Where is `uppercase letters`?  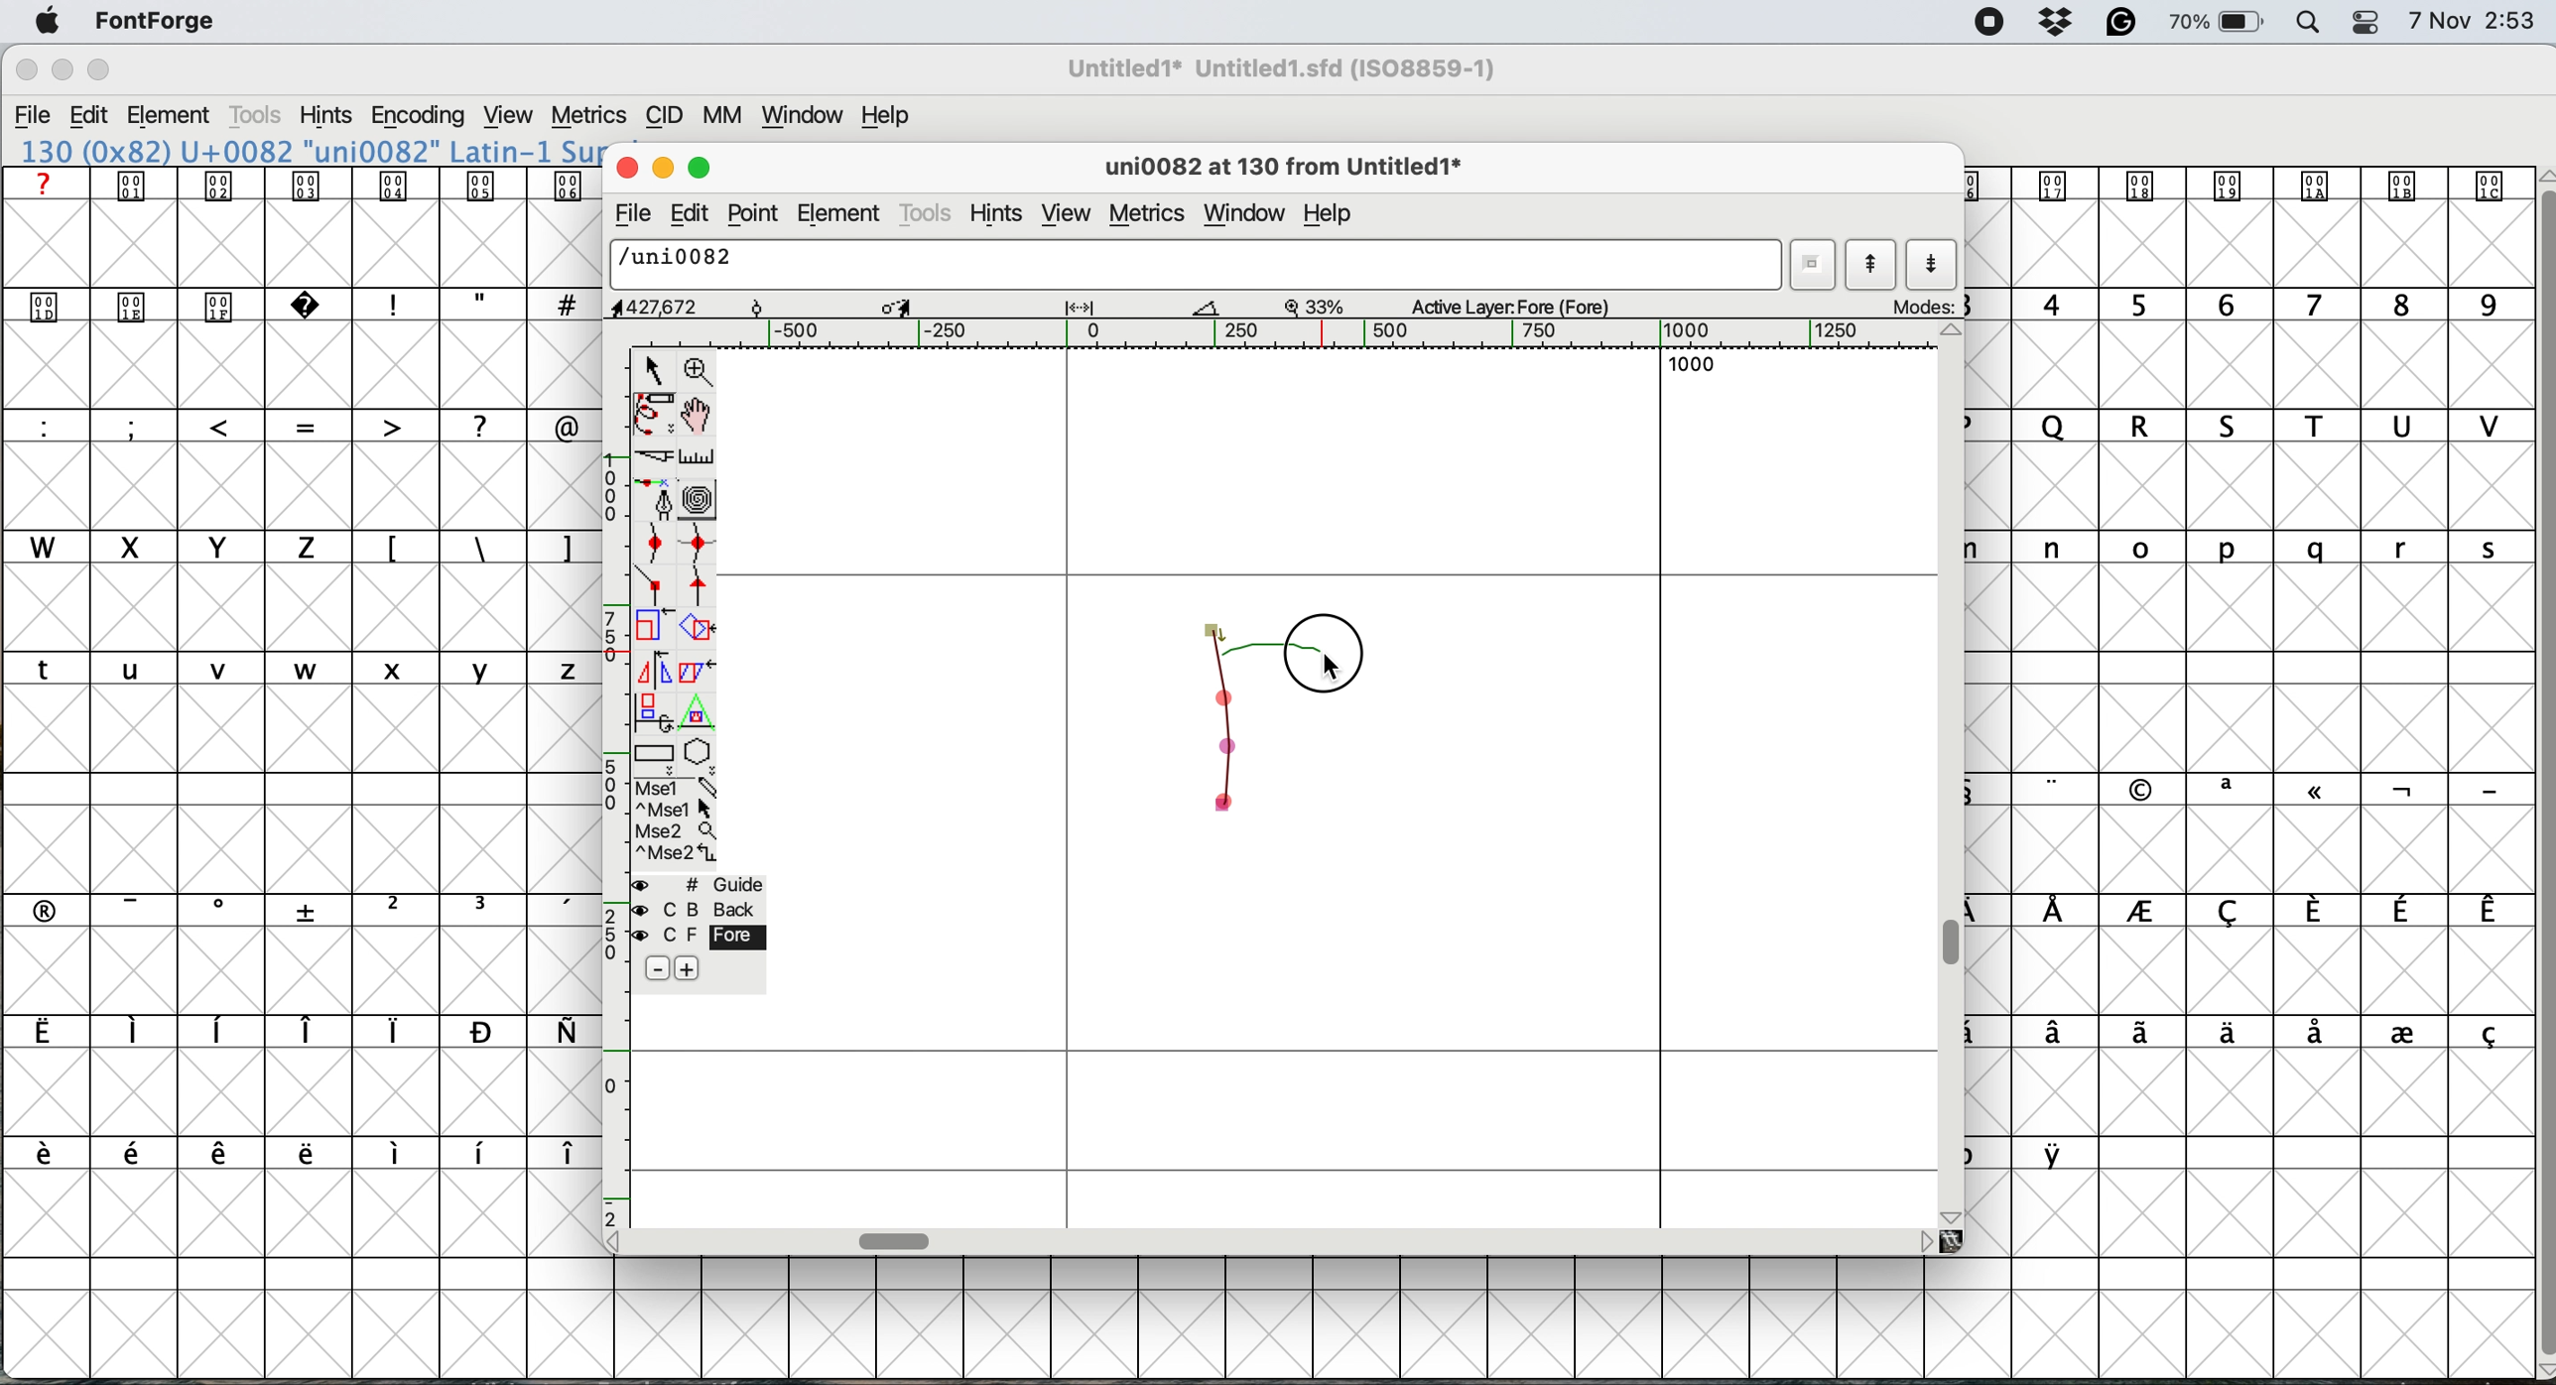 uppercase letters is located at coordinates (642, 426).